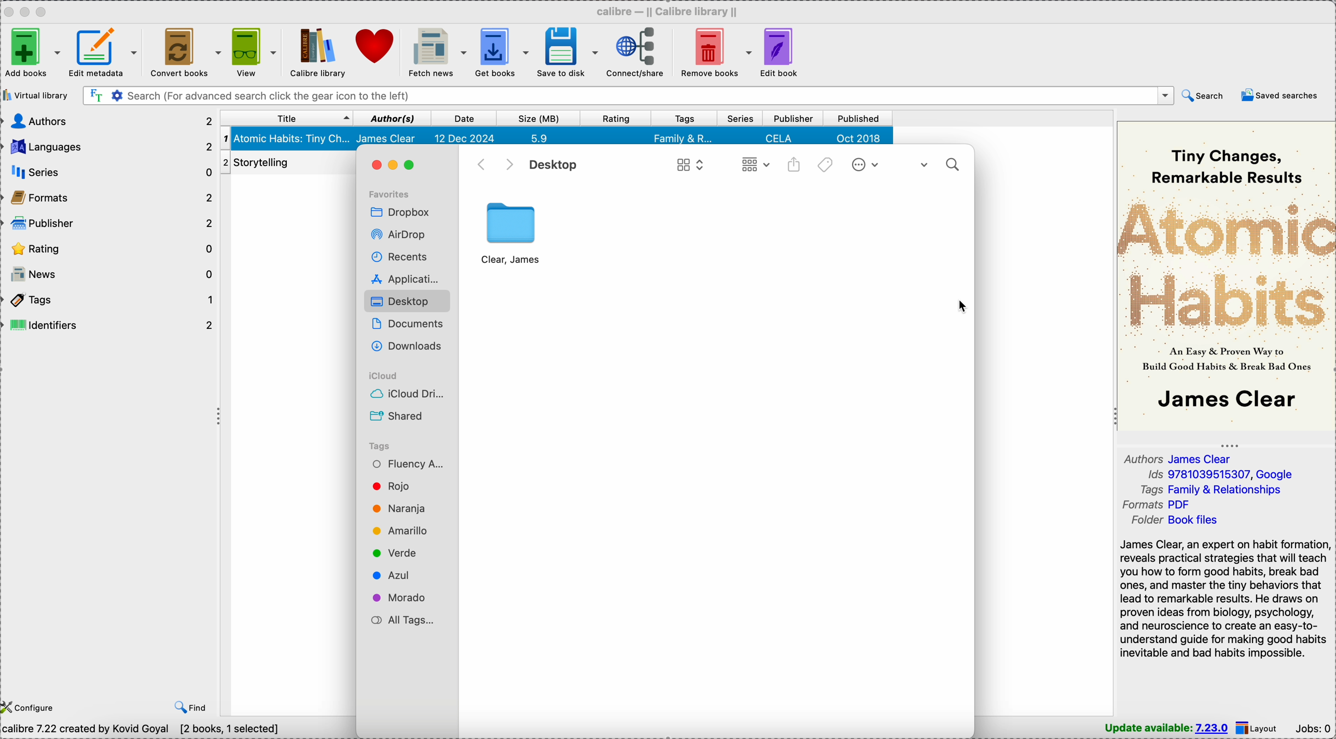 Image resolution: width=1336 pixels, height=739 pixels. Describe the element at coordinates (1221, 475) in the screenshot. I see `Ids 9781039515307, Google` at that location.